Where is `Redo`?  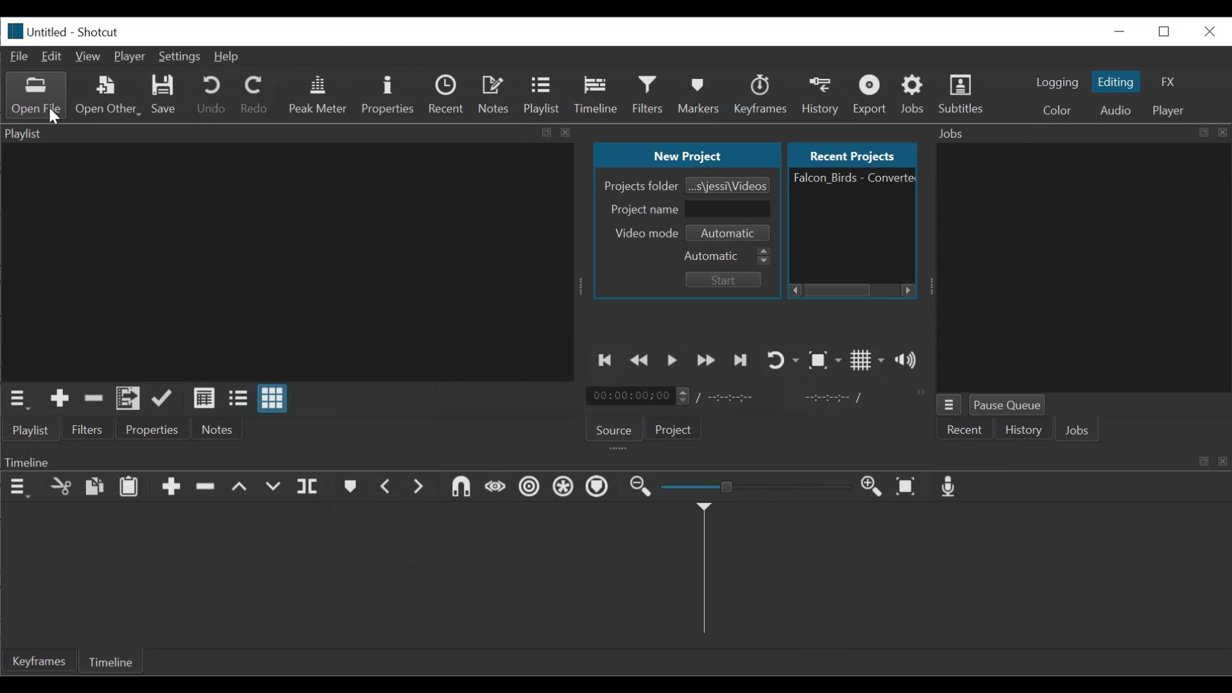 Redo is located at coordinates (256, 94).